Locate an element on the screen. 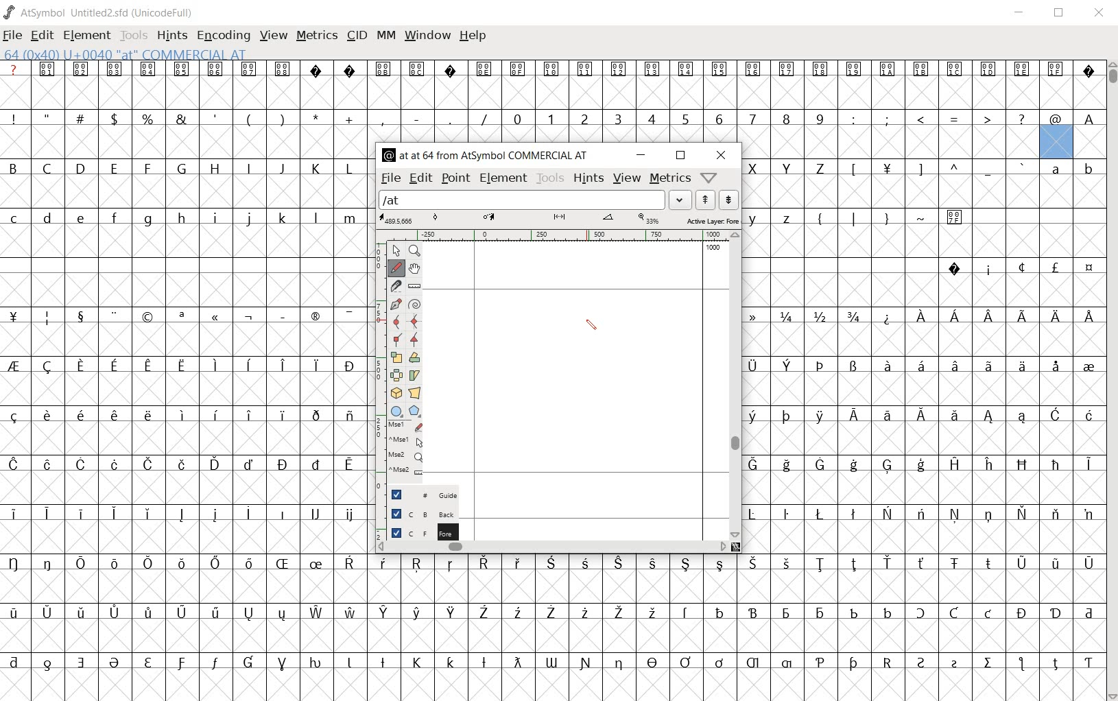 The image size is (1118, 701). HINTS is located at coordinates (171, 36).